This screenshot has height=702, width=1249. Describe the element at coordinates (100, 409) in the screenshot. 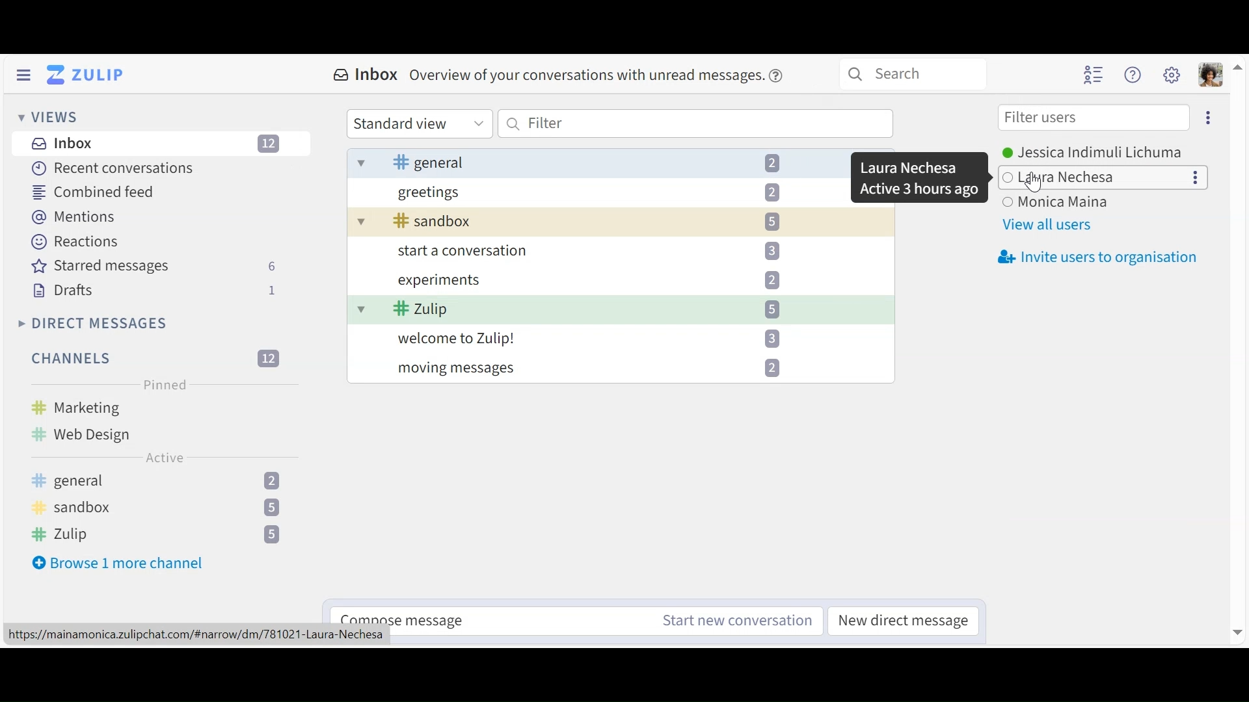

I see `marketing` at that location.